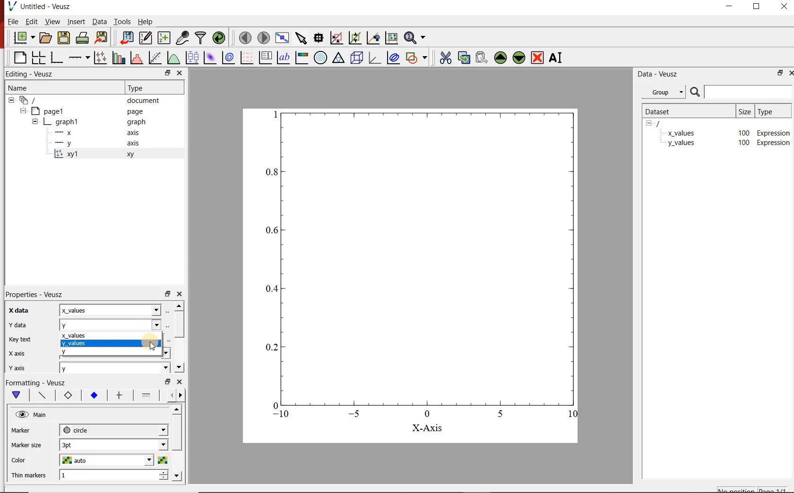  I want to click on plot 2d dataset as an image, so click(210, 58).